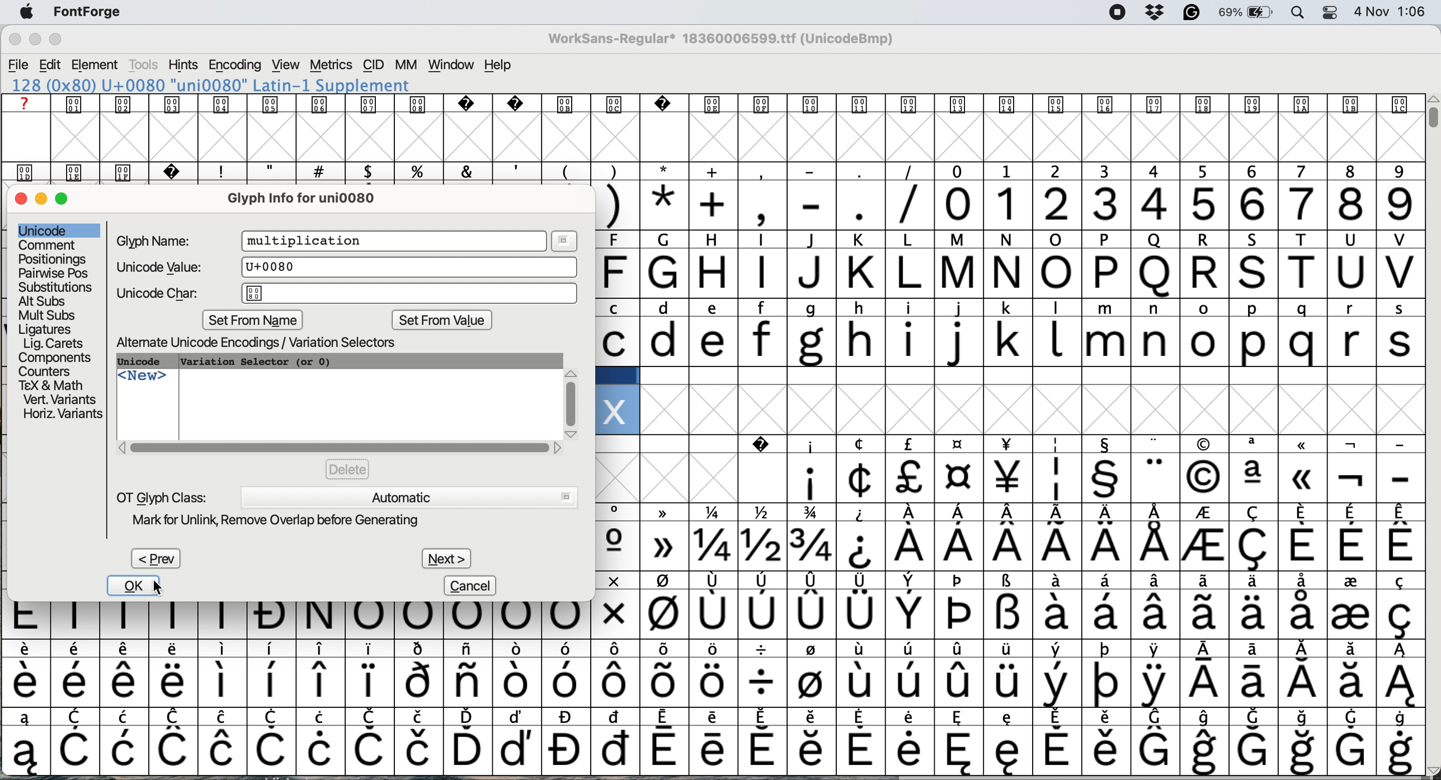 This screenshot has width=1441, height=780. I want to click on special characters, so click(715, 716).